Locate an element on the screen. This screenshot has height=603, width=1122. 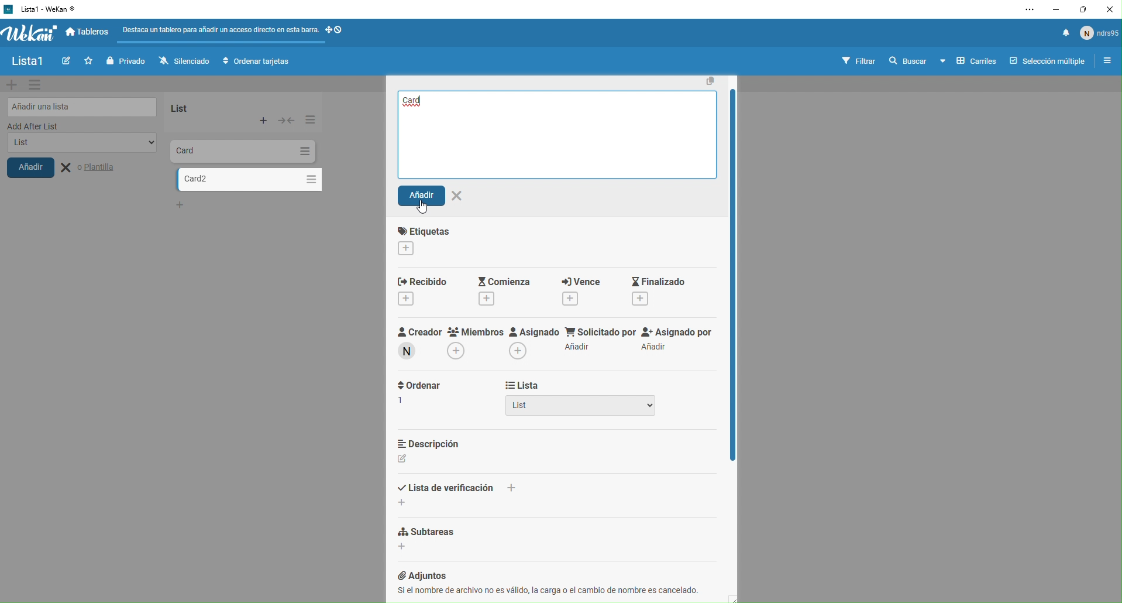
Options is located at coordinates (309, 119).